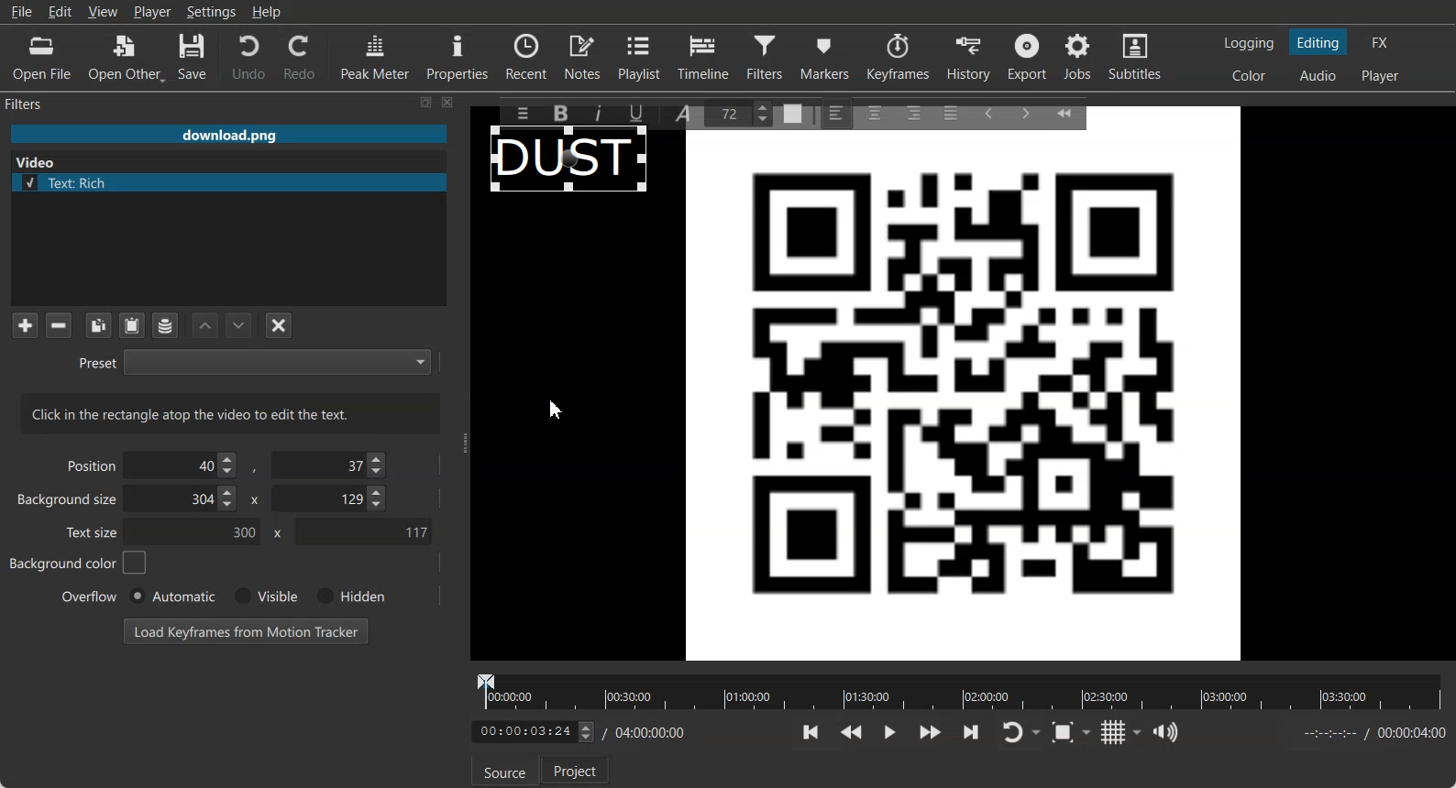  Describe the element at coordinates (88, 465) in the screenshot. I see `Position` at that location.